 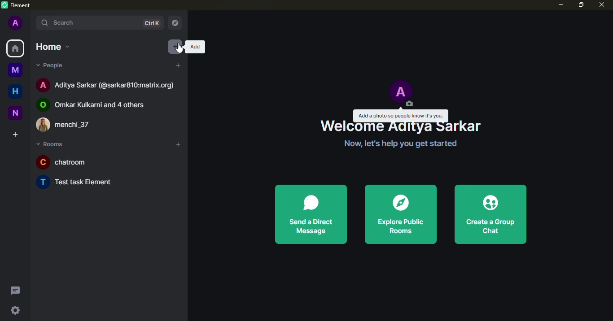 I want to click on explore rooms, so click(x=175, y=22).